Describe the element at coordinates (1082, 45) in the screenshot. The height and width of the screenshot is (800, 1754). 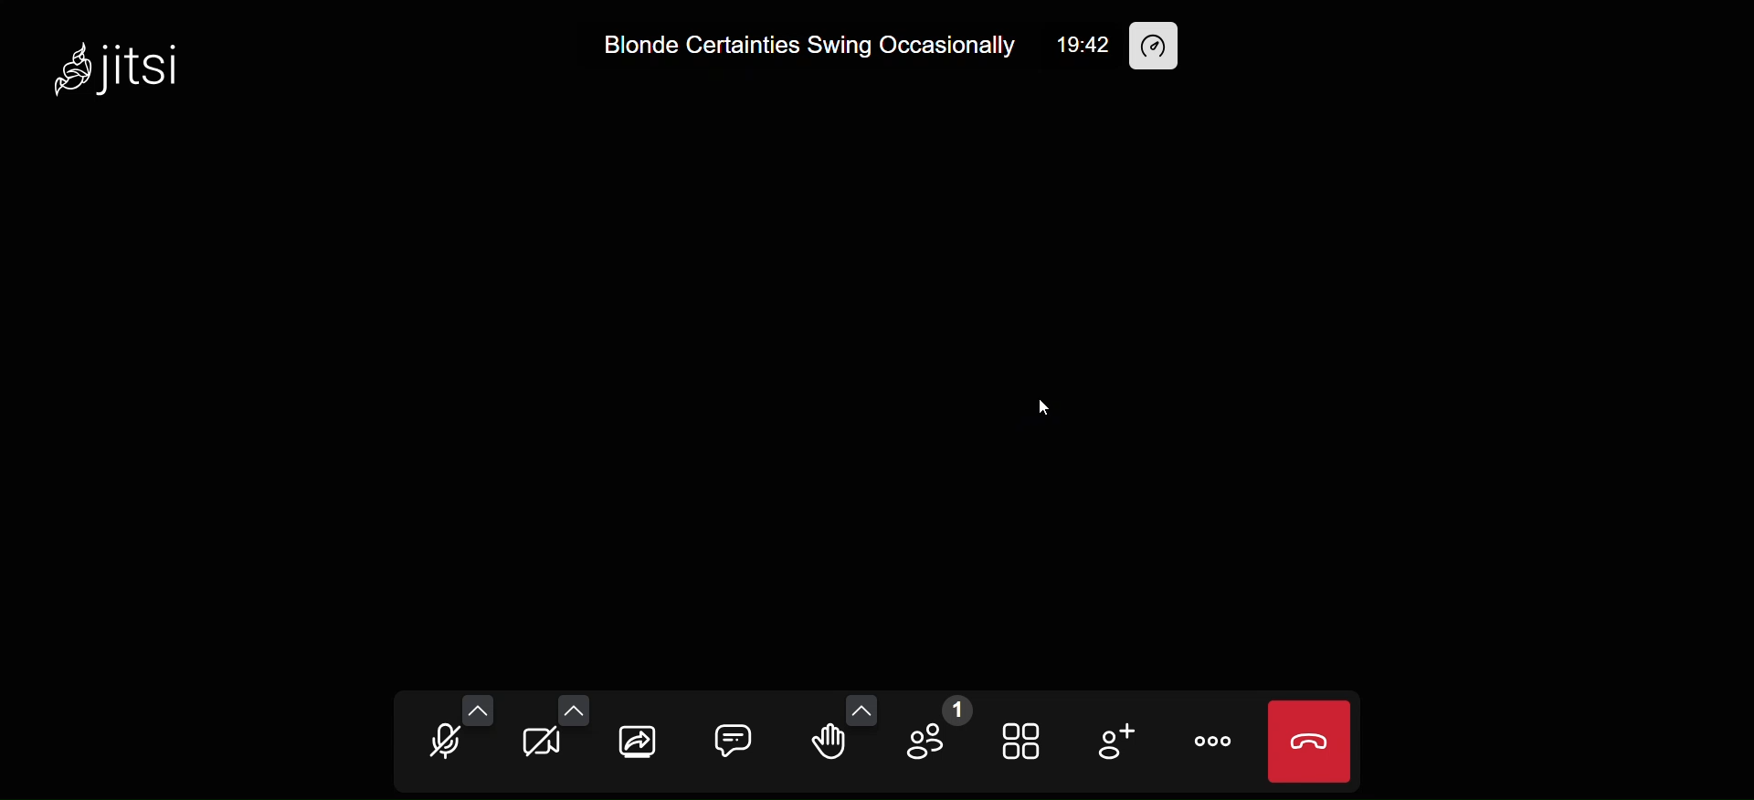
I see `19:42` at that location.